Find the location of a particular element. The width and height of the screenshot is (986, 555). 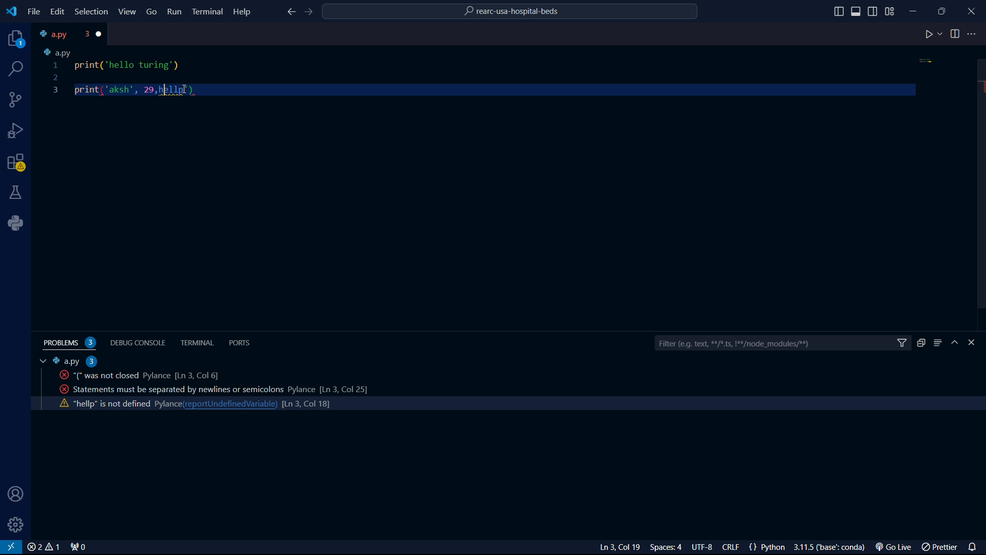

back is located at coordinates (290, 13).